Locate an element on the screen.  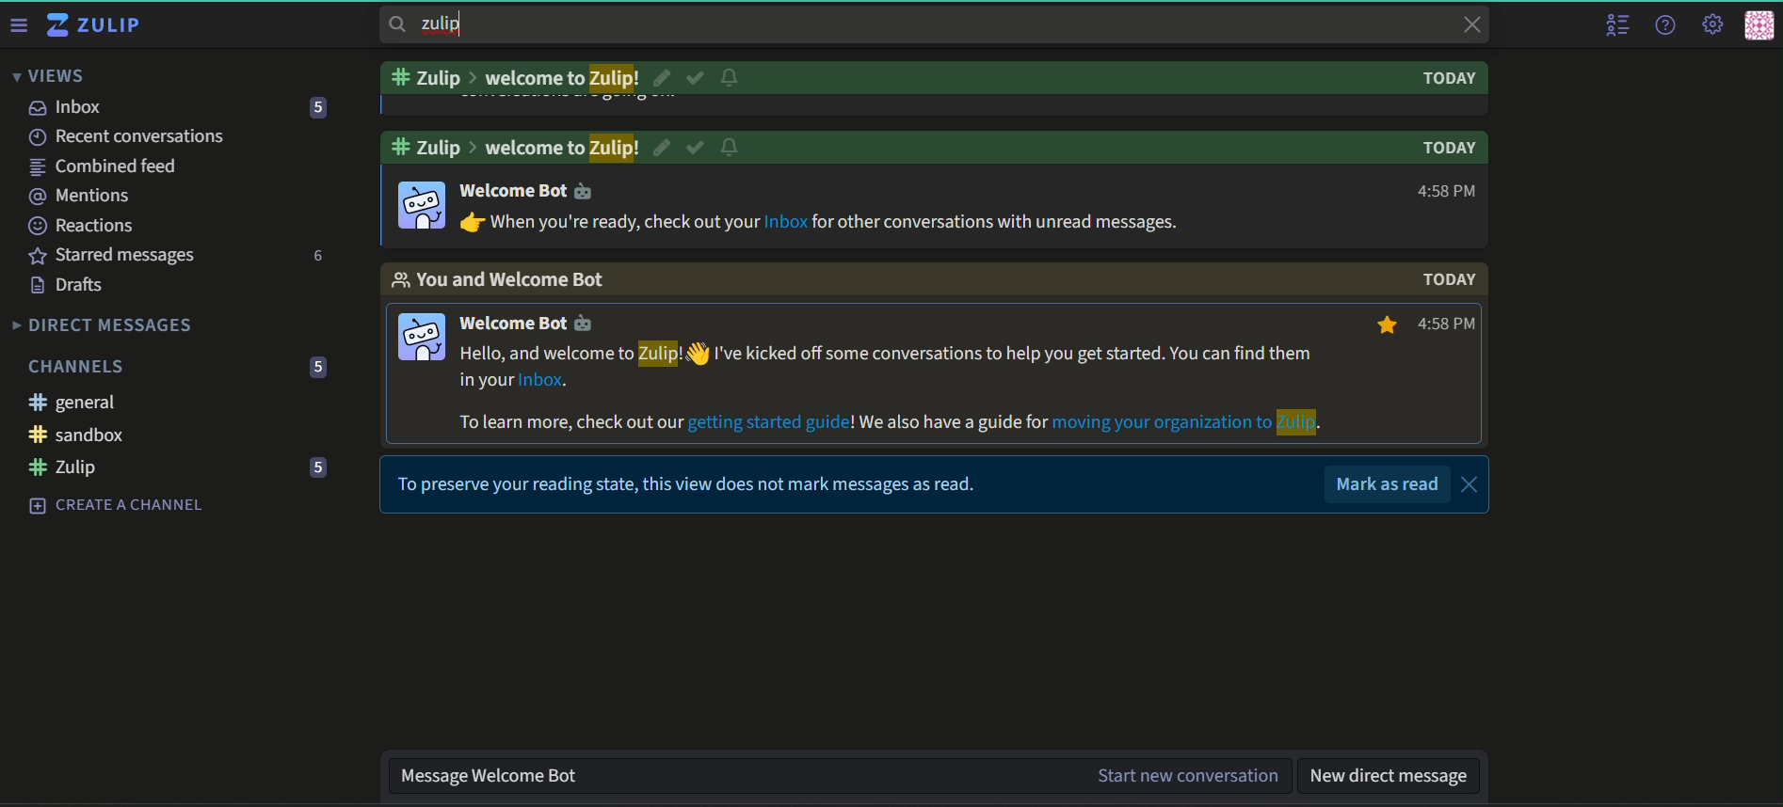
text is located at coordinates (1450, 80).